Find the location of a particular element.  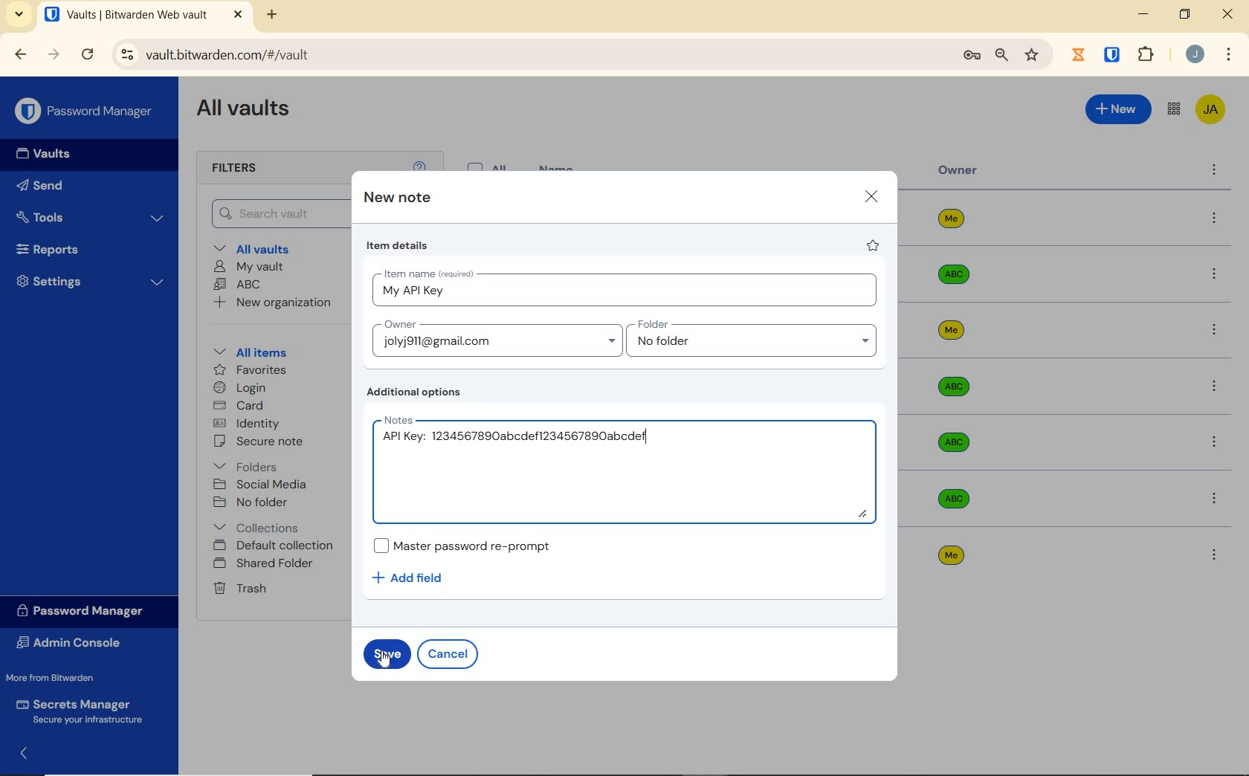

Additional options is located at coordinates (417, 393).